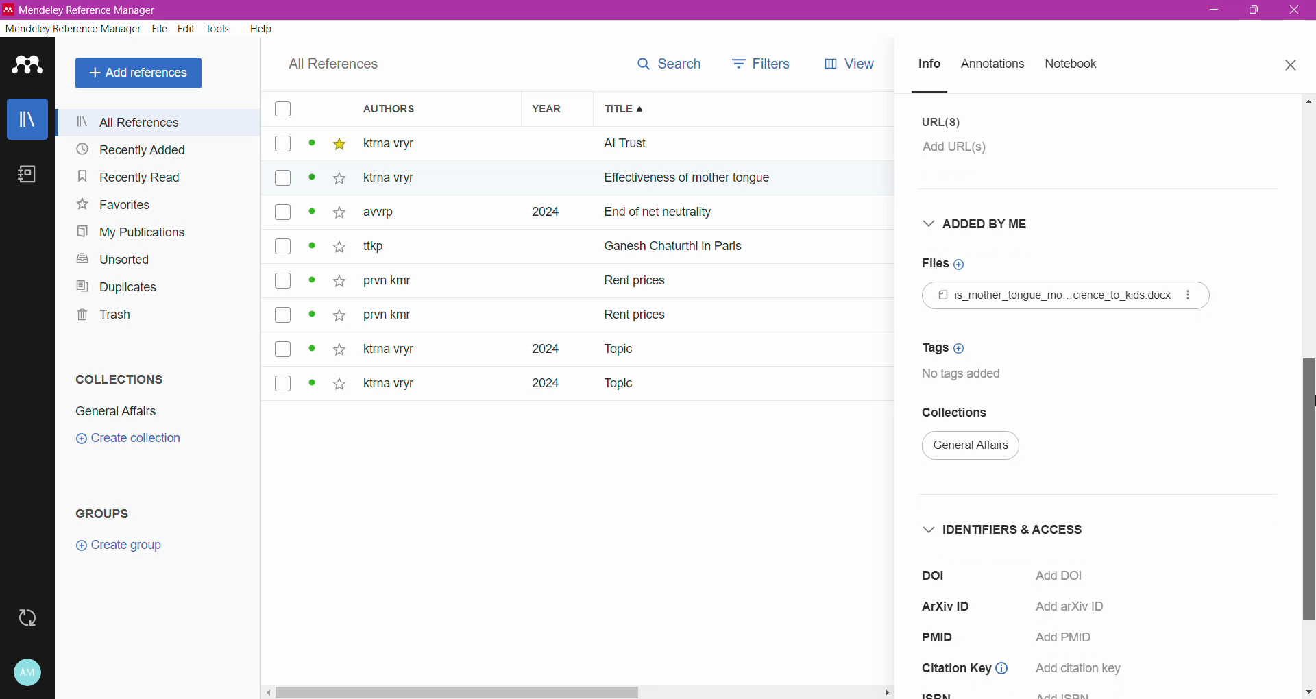 The width and height of the screenshot is (1316, 699). Describe the element at coordinates (928, 65) in the screenshot. I see `Info` at that location.